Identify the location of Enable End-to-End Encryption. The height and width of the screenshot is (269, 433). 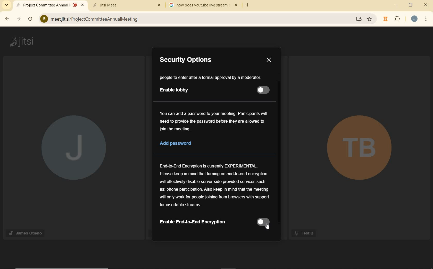
(200, 222).